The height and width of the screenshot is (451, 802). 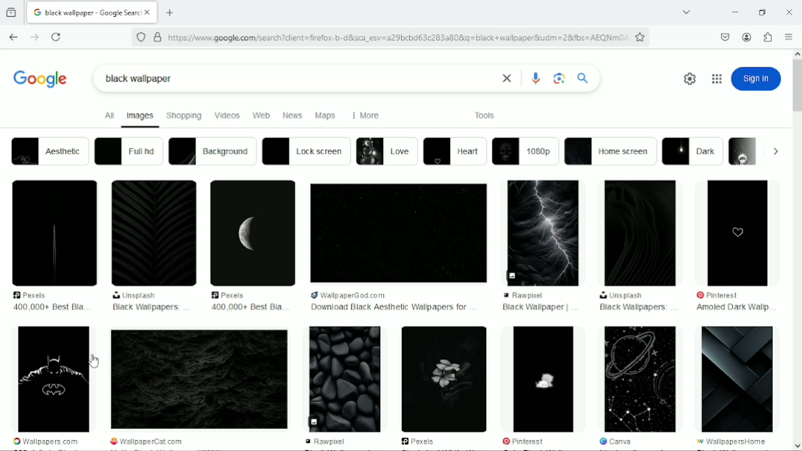 I want to click on close, so click(x=150, y=13).